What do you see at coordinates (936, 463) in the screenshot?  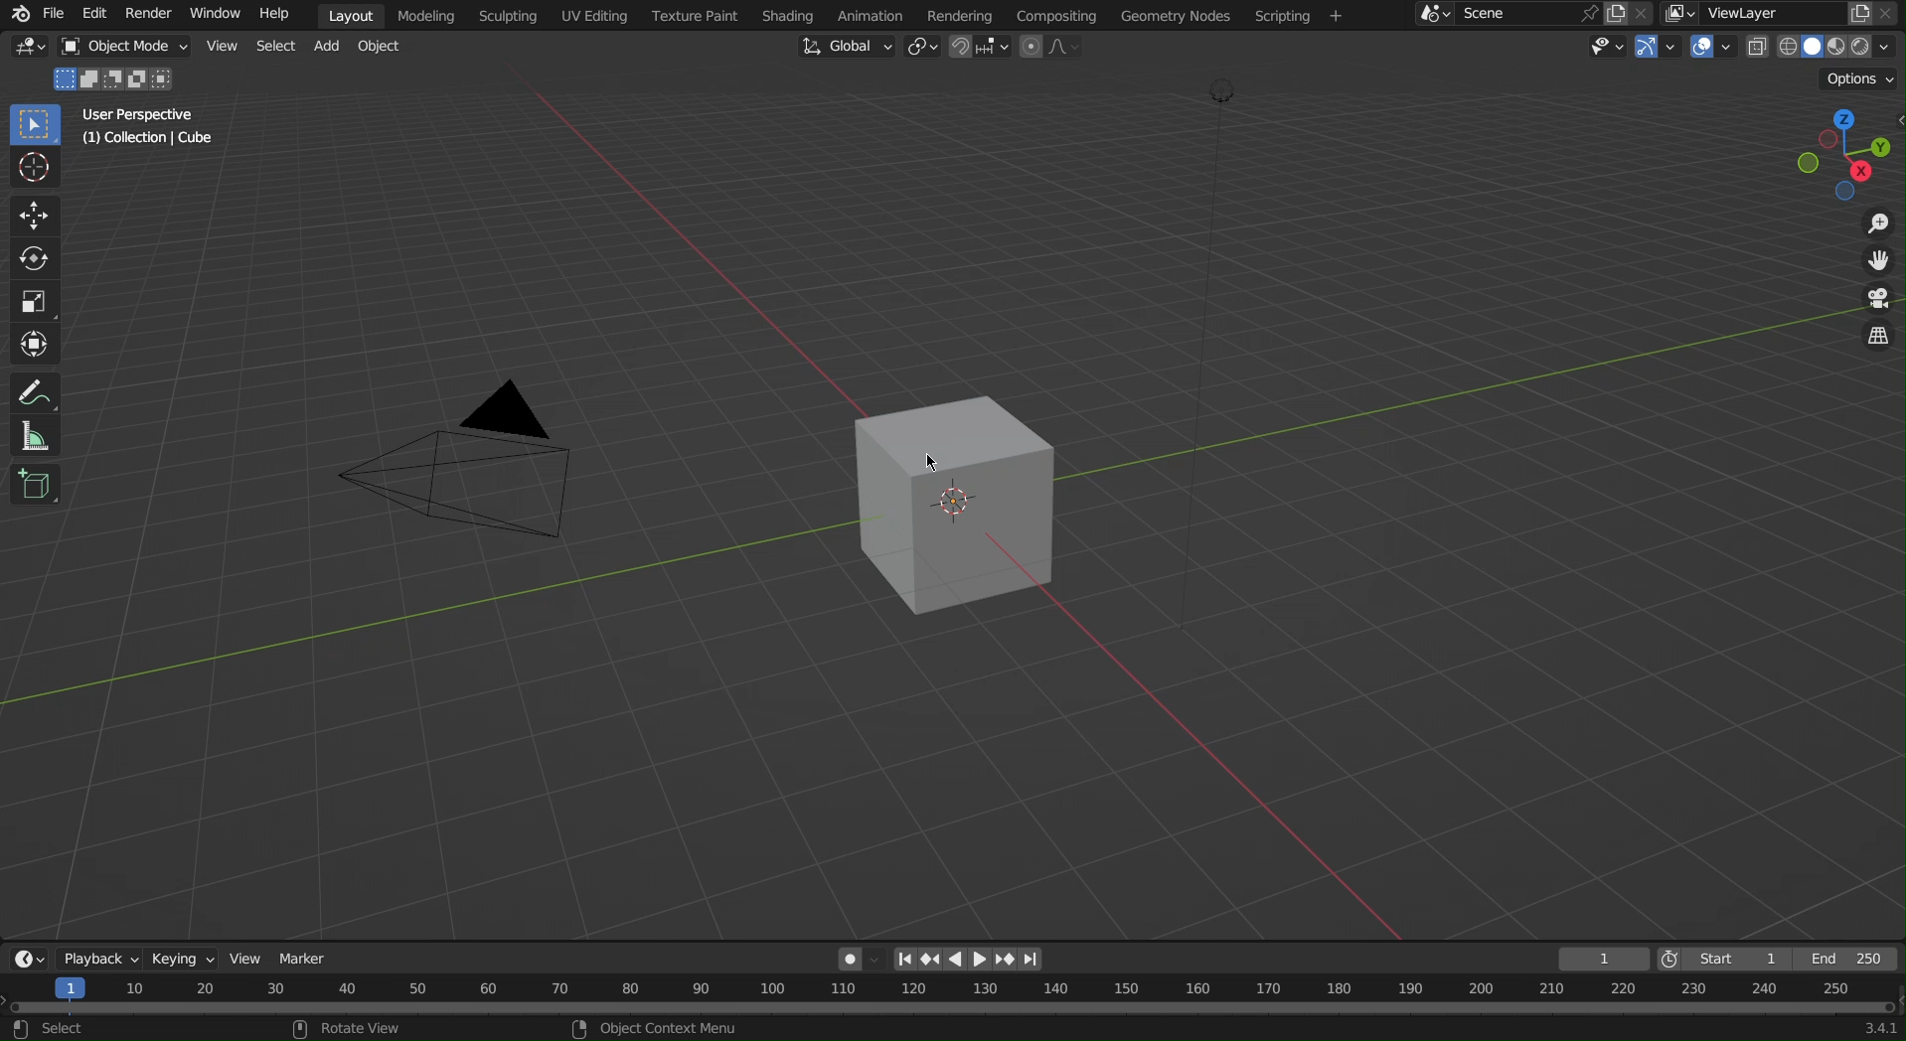 I see `cursor` at bounding box center [936, 463].